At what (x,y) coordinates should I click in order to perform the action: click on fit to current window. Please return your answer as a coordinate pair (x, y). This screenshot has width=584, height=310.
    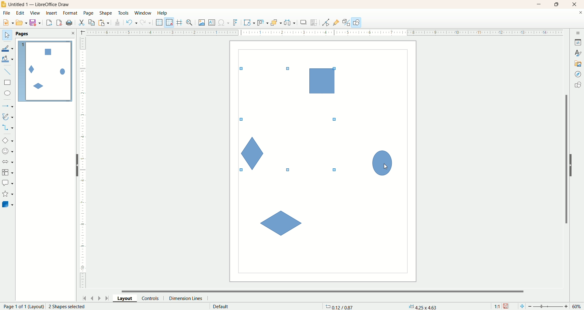
    Looking at the image, I should click on (521, 306).